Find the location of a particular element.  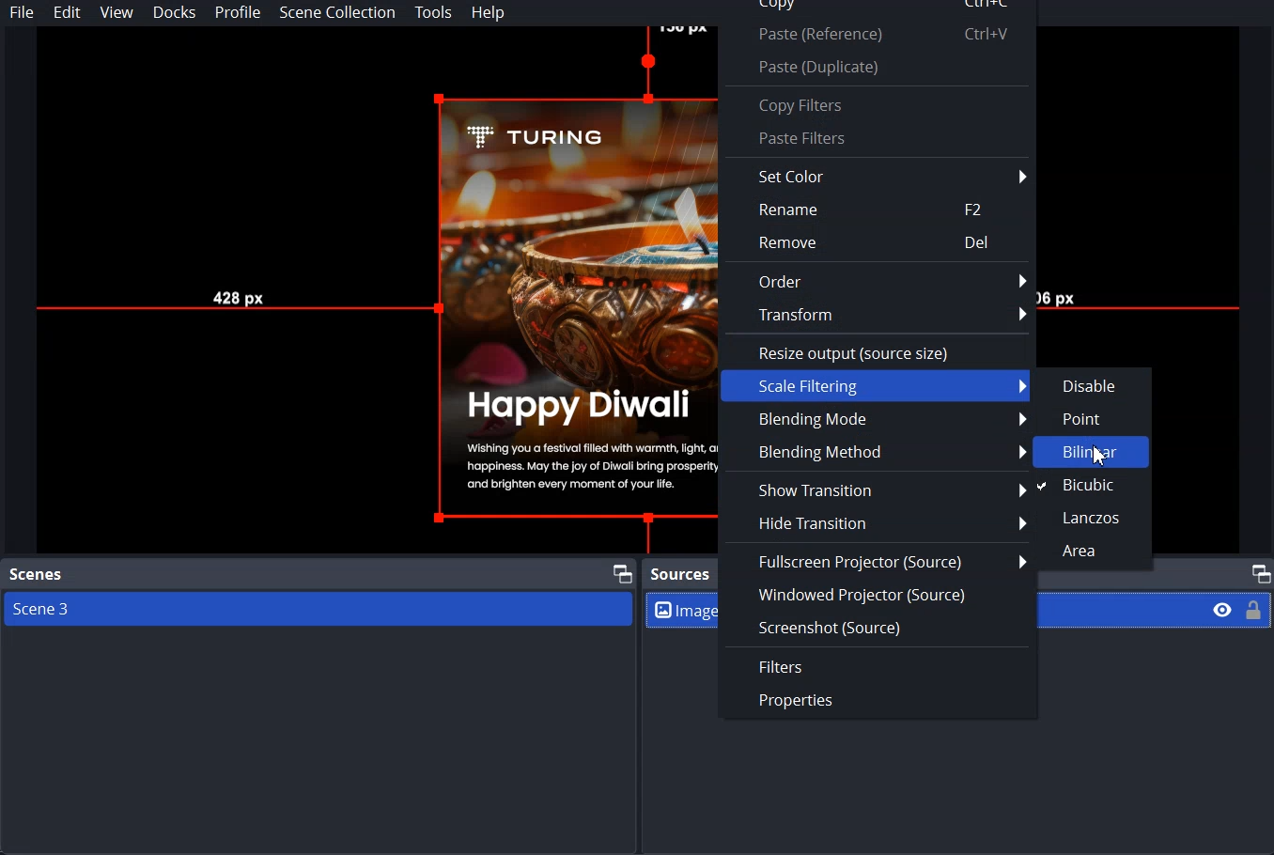

Maximize is located at coordinates (622, 571).